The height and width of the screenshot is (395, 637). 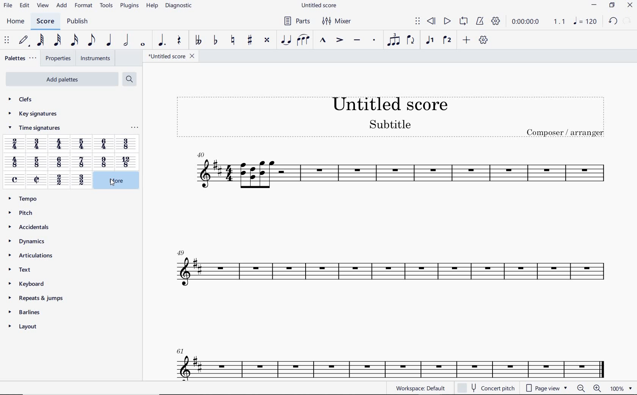 I want to click on ADD, so click(x=466, y=40).